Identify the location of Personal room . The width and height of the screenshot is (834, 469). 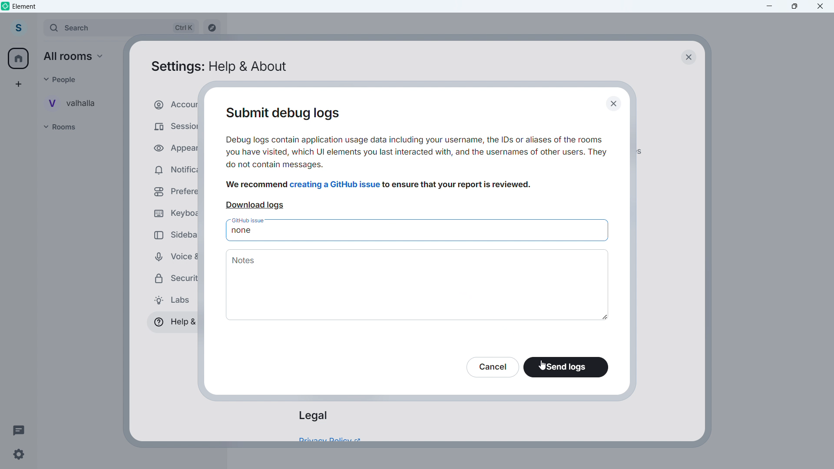
(76, 103).